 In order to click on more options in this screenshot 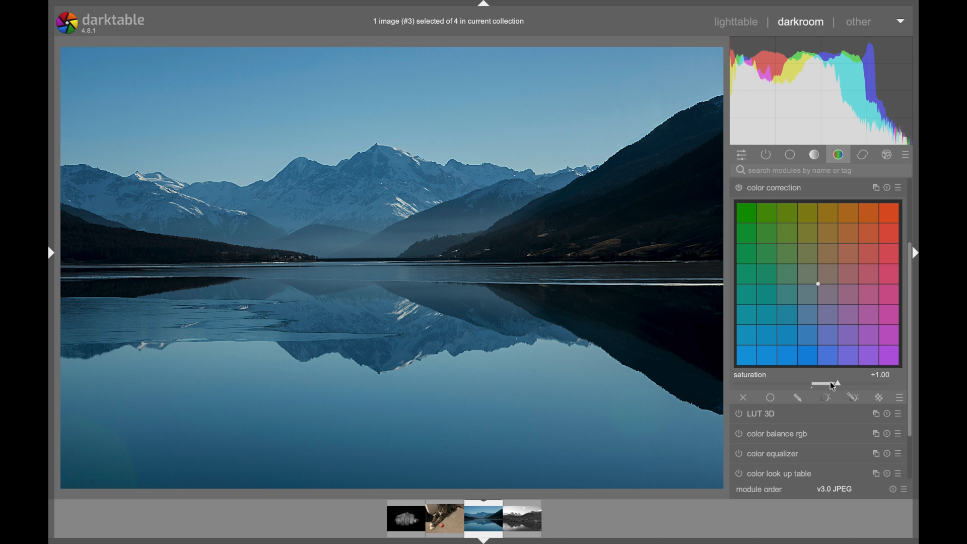, I will do `click(900, 398)`.